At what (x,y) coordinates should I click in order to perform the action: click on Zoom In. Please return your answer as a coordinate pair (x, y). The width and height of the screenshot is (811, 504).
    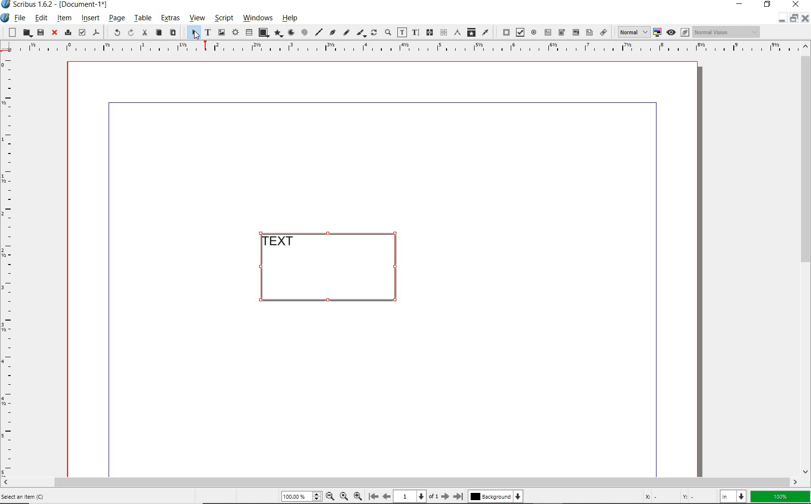
    Looking at the image, I should click on (358, 497).